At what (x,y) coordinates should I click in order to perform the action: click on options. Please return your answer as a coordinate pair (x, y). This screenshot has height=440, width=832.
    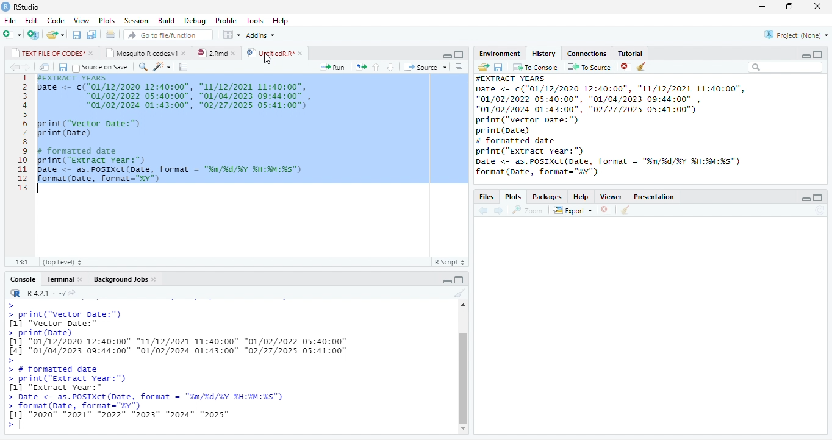
    Looking at the image, I should click on (232, 35).